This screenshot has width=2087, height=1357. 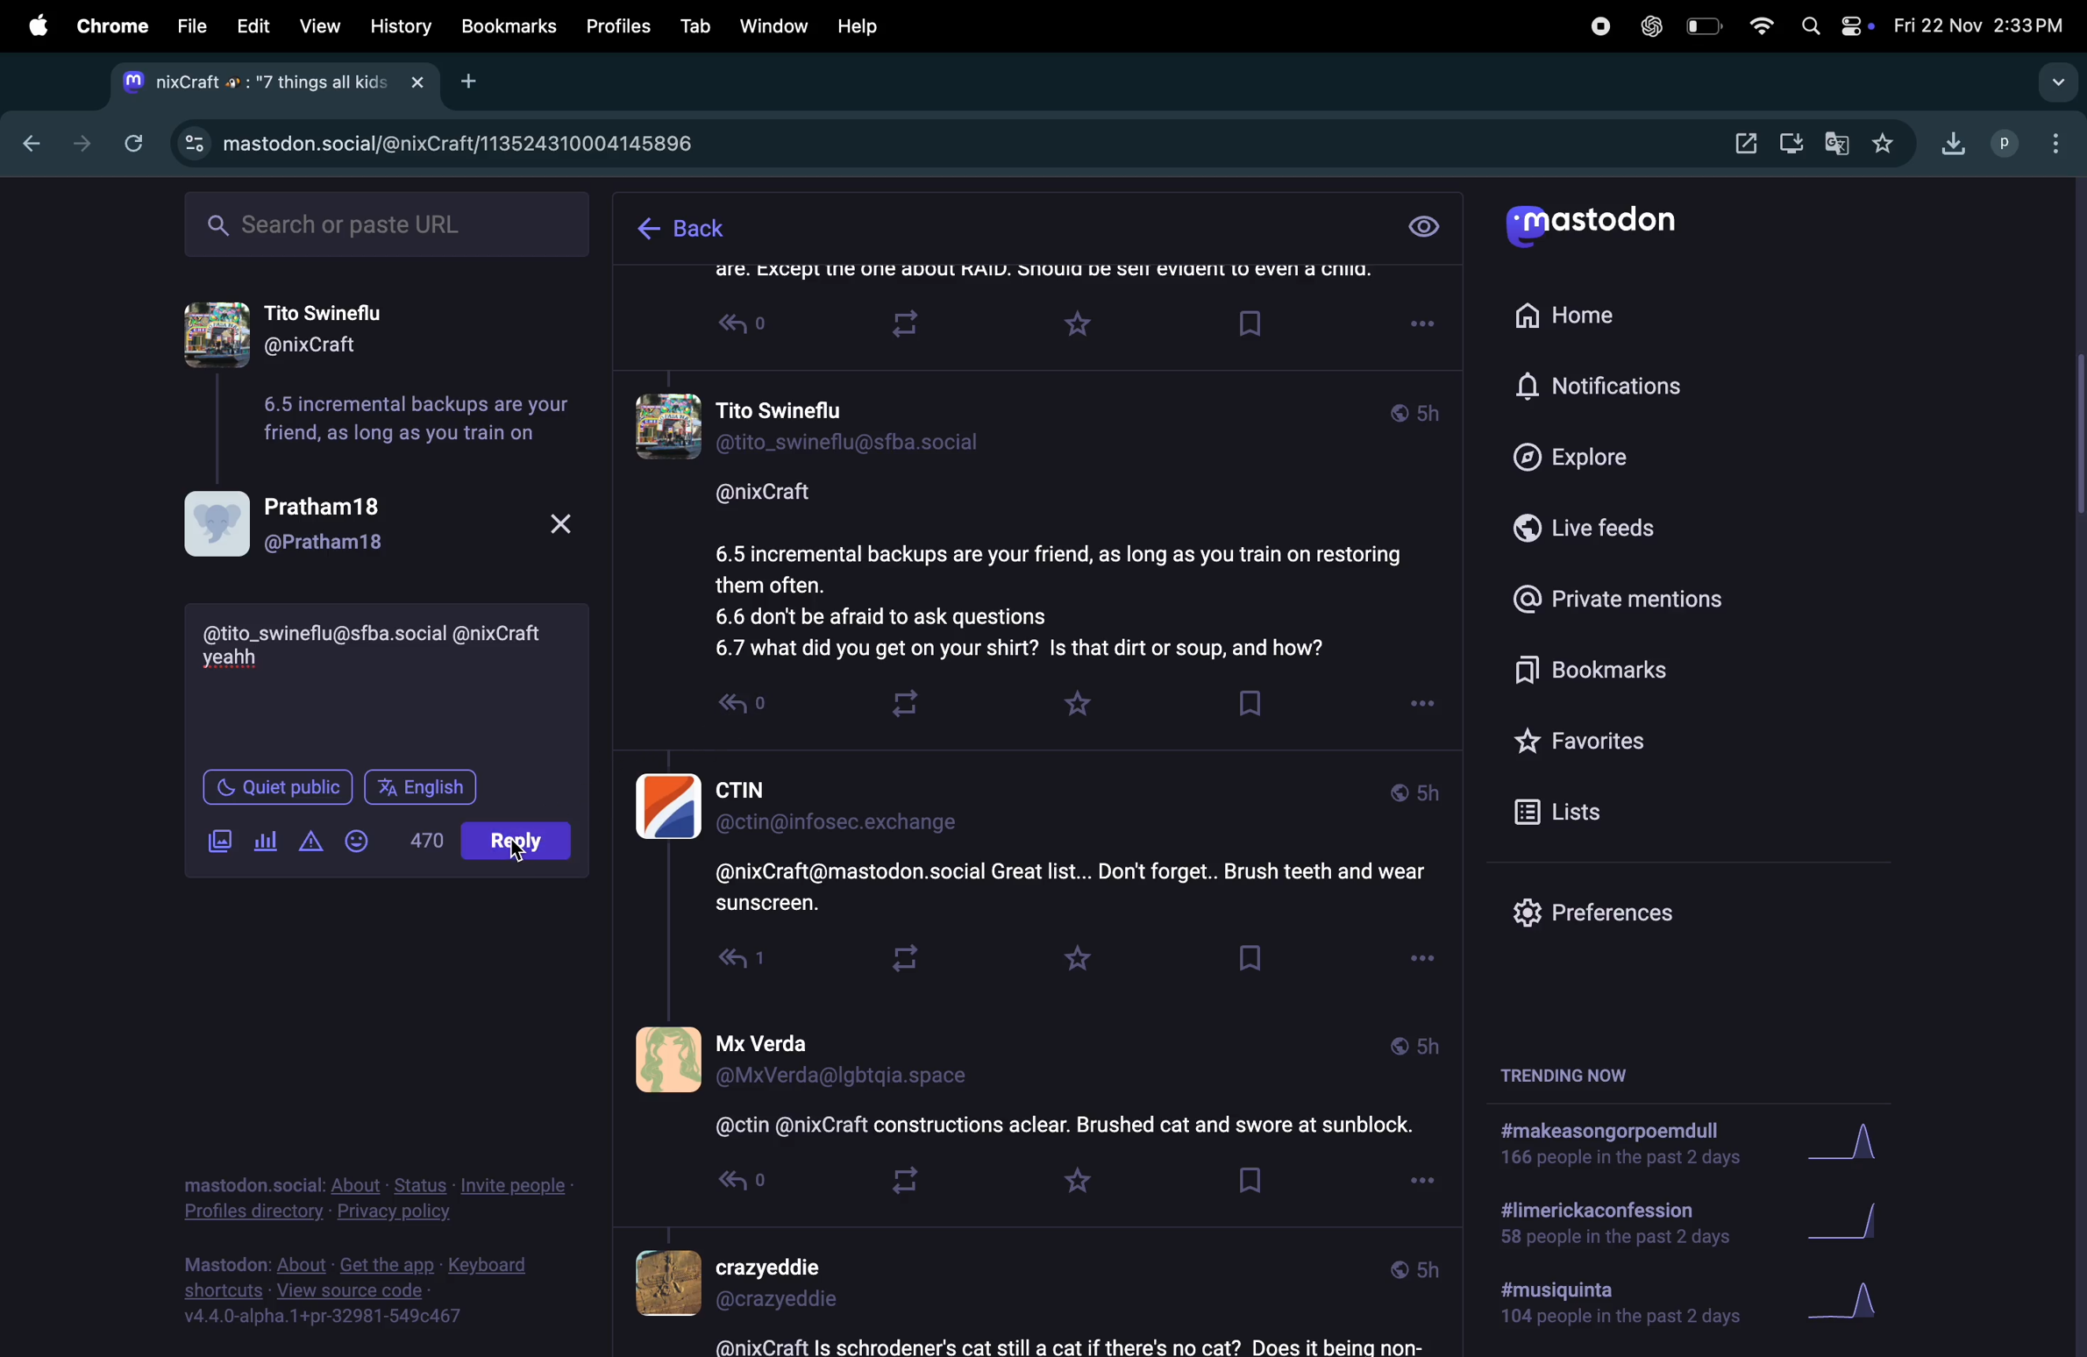 I want to click on comment, so click(x=234, y=662).